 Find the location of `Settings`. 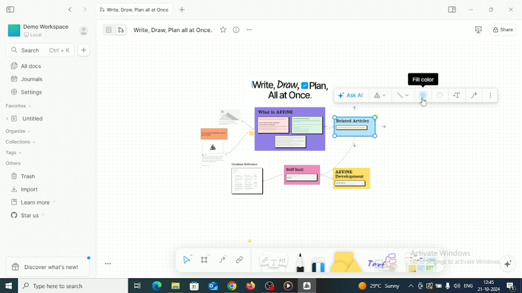

Settings is located at coordinates (28, 92).